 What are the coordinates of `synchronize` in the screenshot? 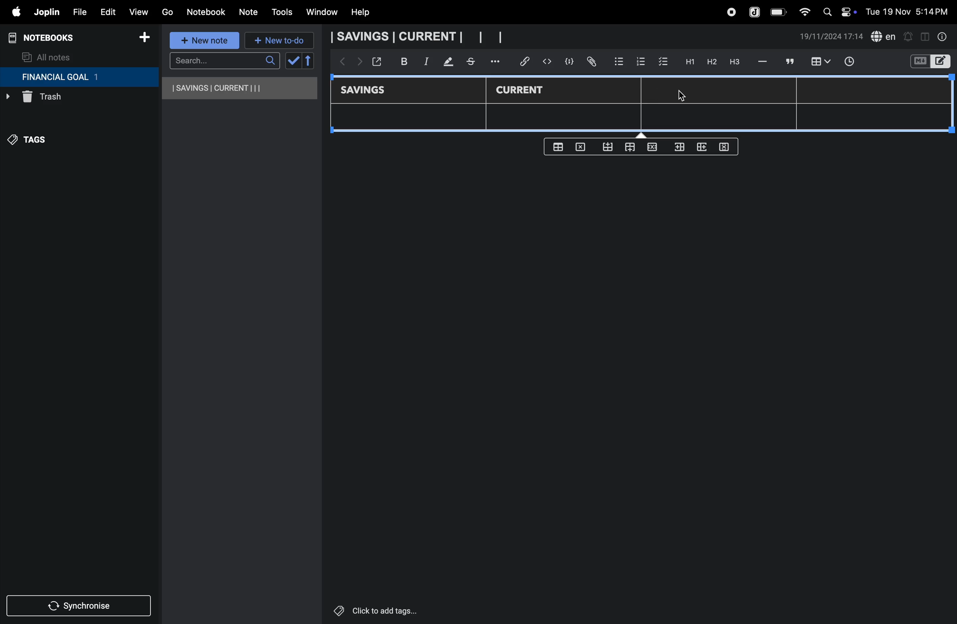 It's located at (80, 604).